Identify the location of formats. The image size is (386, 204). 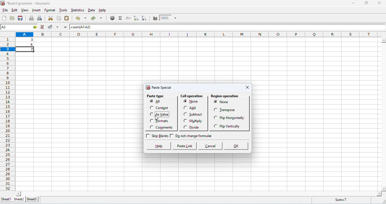
(164, 122).